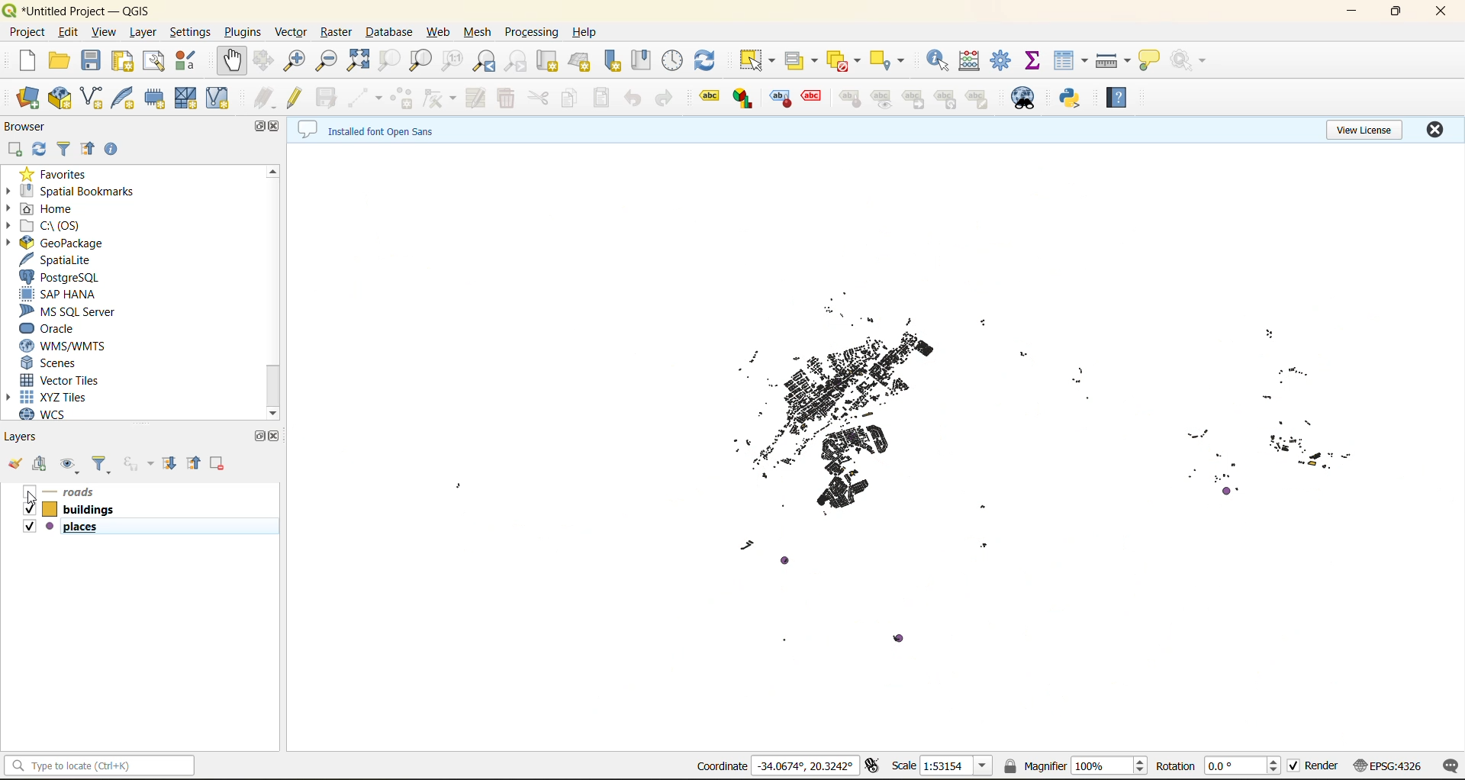  Describe the element at coordinates (1441, 14) in the screenshot. I see `close` at that location.